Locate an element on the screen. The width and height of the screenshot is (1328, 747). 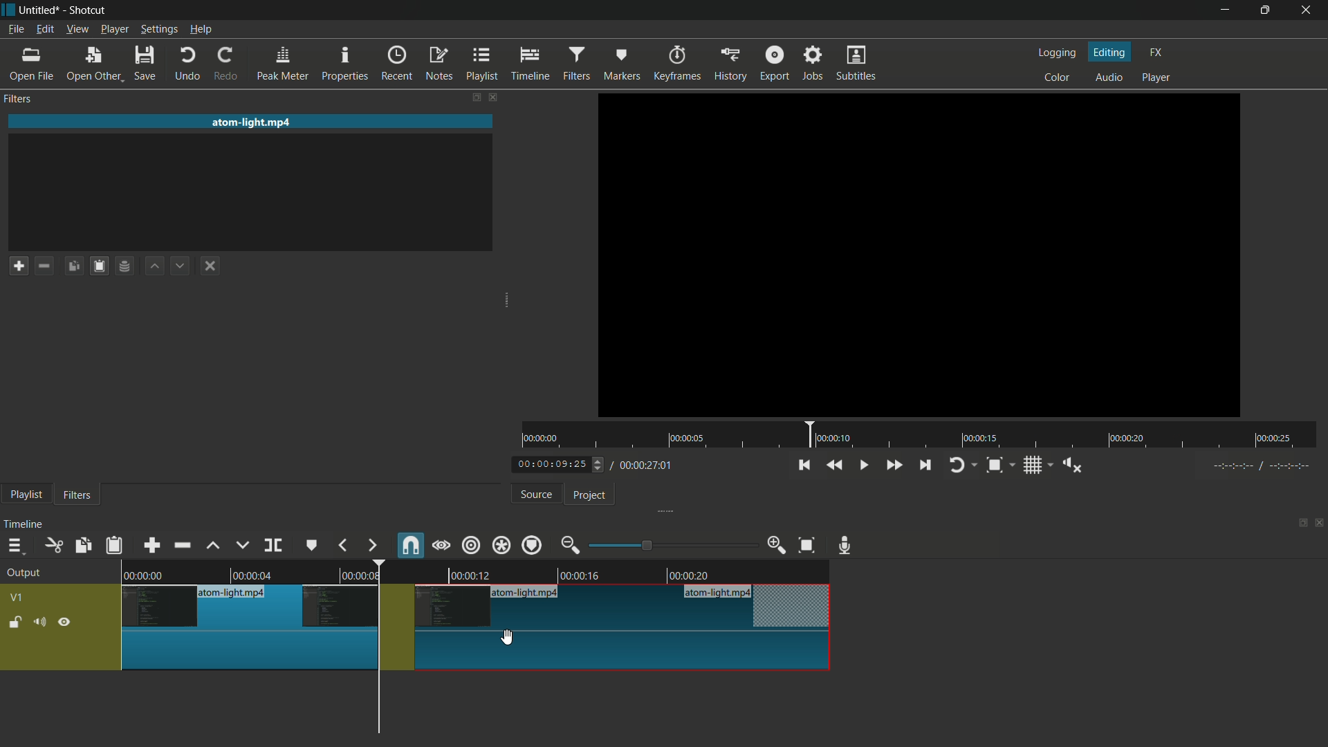
quickly play backward is located at coordinates (836, 465).